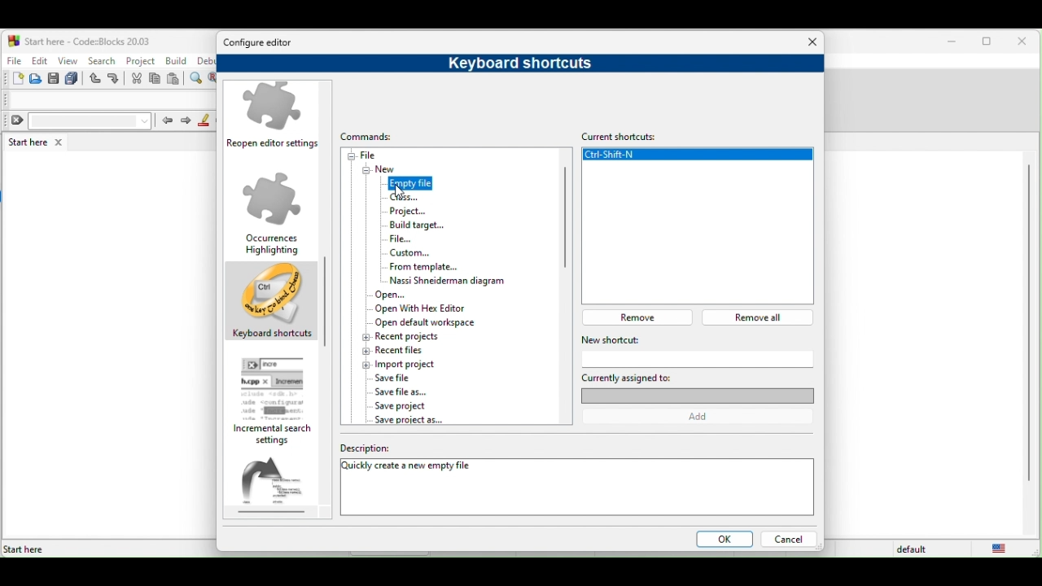 This screenshot has width=1042, height=586. I want to click on united state, so click(1003, 549).